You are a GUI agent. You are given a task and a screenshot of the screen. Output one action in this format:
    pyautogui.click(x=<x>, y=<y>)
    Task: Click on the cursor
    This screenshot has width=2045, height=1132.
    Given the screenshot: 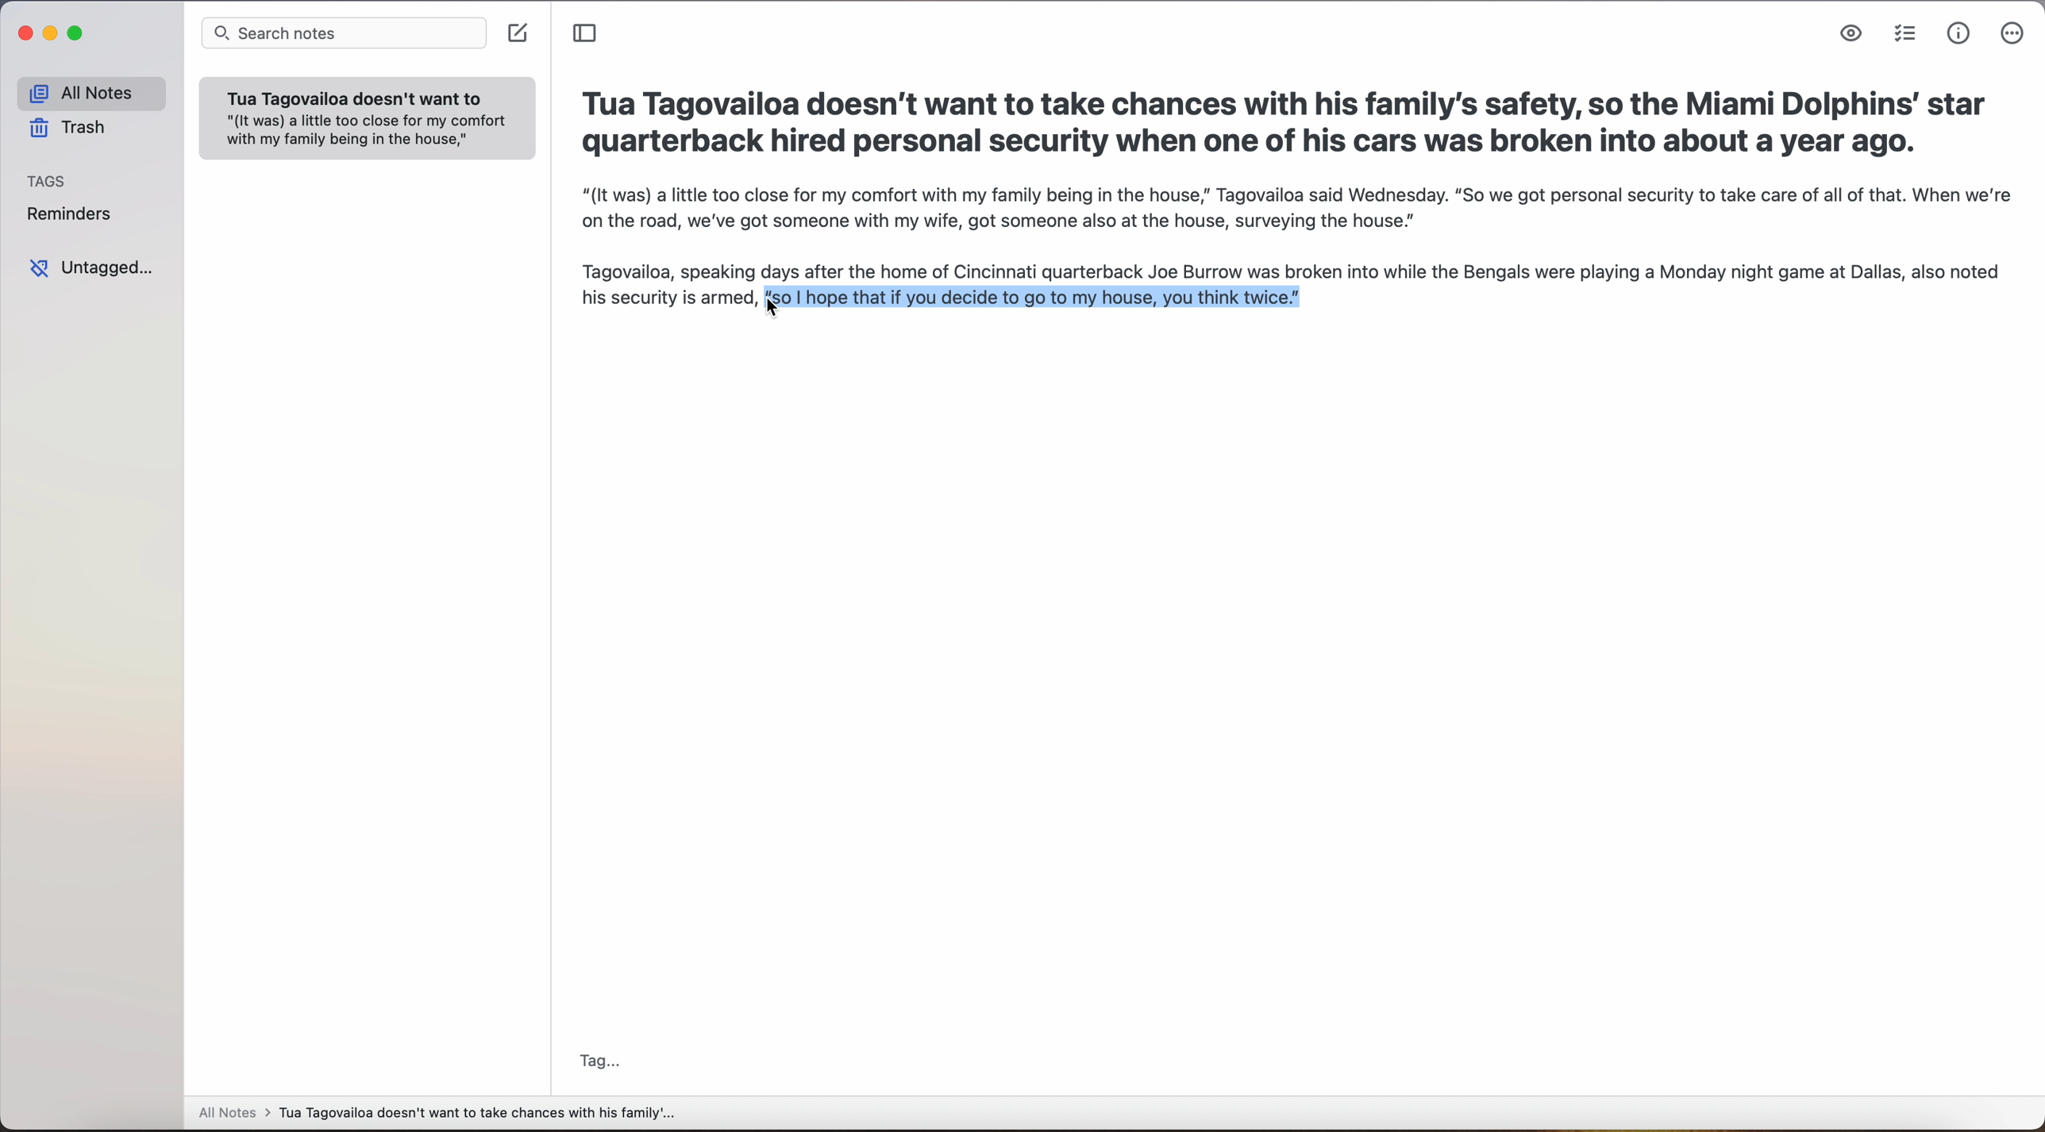 What is the action you would take?
    pyautogui.click(x=768, y=315)
    